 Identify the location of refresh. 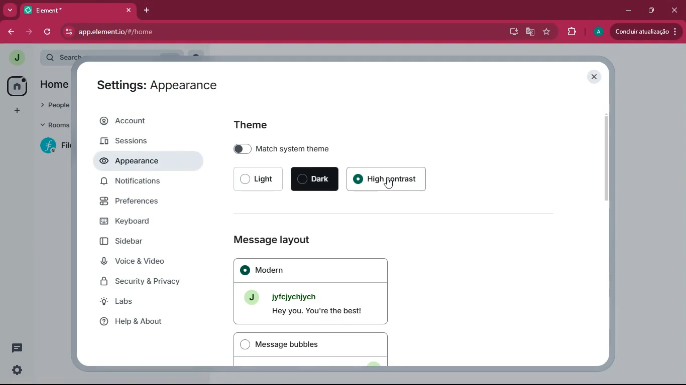
(48, 33).